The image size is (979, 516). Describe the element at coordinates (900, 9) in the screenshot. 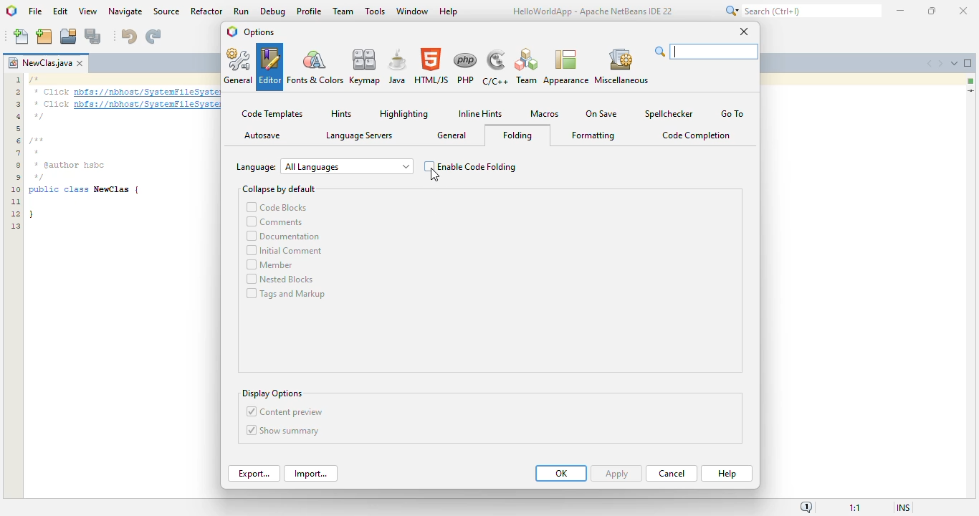

I see `minimize` at that location.